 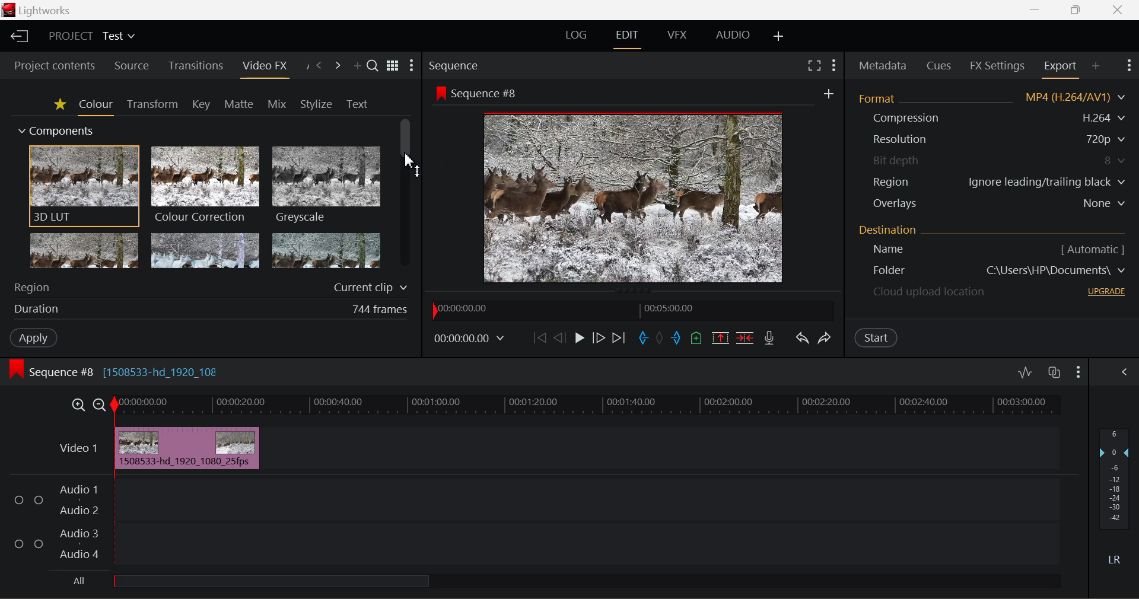 What do you see at coordinates (356, 65) in the screenshot?
I see `Add Panel` at bounding box center [356, 65].